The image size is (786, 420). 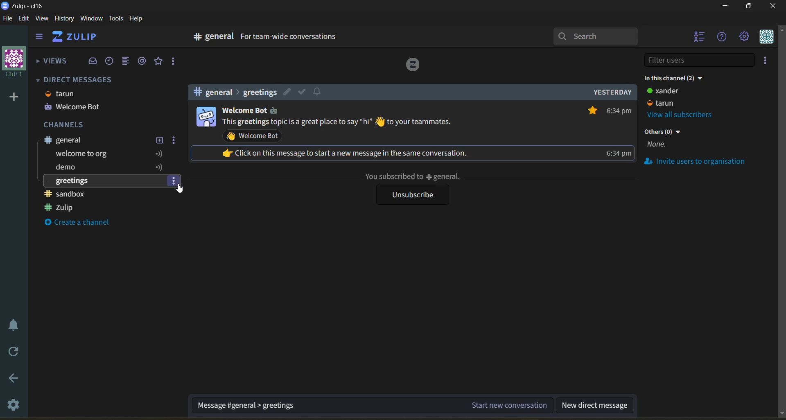 What do you see at coordinates (676, 79) in the screenshot?
I see `in this channel` at bounding box center [676, 79].